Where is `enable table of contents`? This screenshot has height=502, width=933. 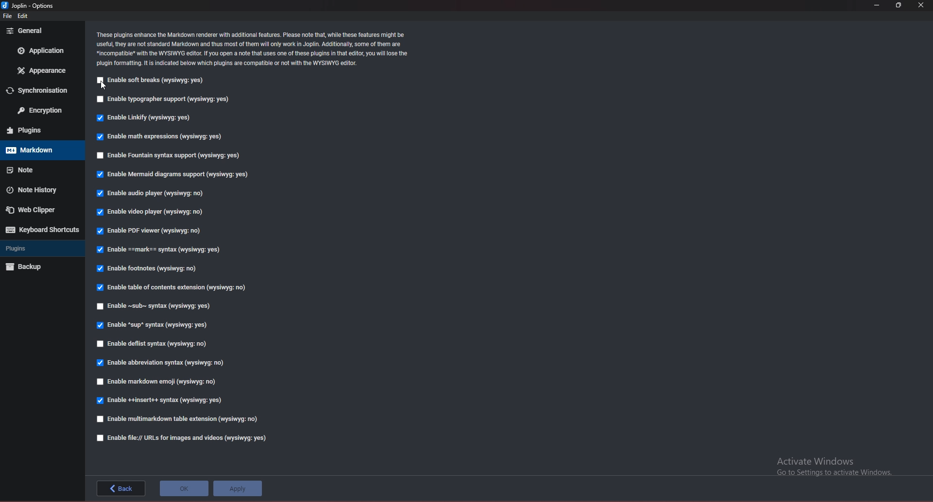 enable table of contents is located at coordinates (174, 287).